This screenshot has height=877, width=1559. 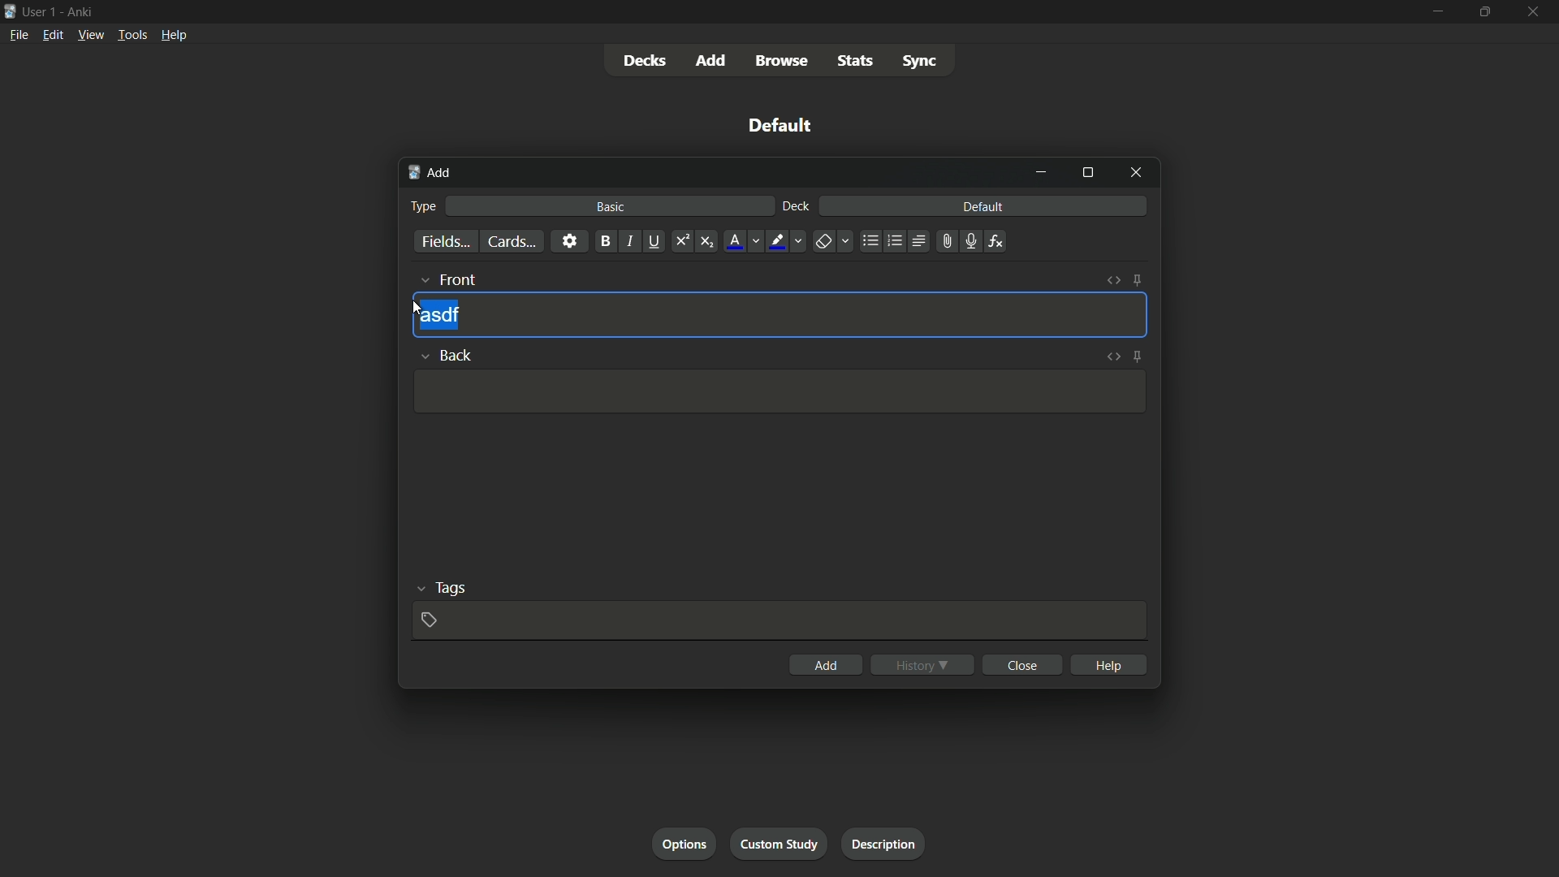 What do you see at coordinates (445, 353) in the screenshot?
I see `back` at bounding box center [445, 353].